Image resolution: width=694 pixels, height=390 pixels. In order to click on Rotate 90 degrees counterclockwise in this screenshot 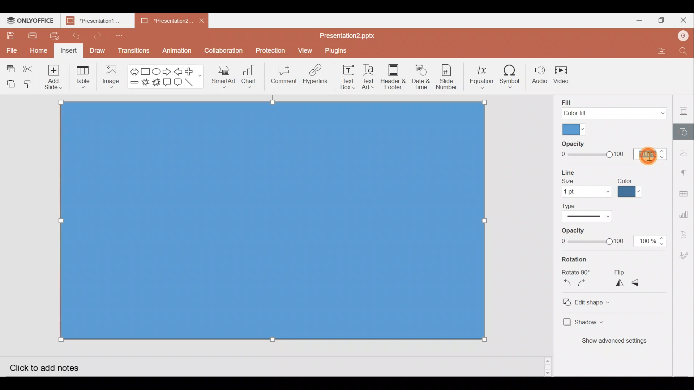, I will do `click(567, 284)`.